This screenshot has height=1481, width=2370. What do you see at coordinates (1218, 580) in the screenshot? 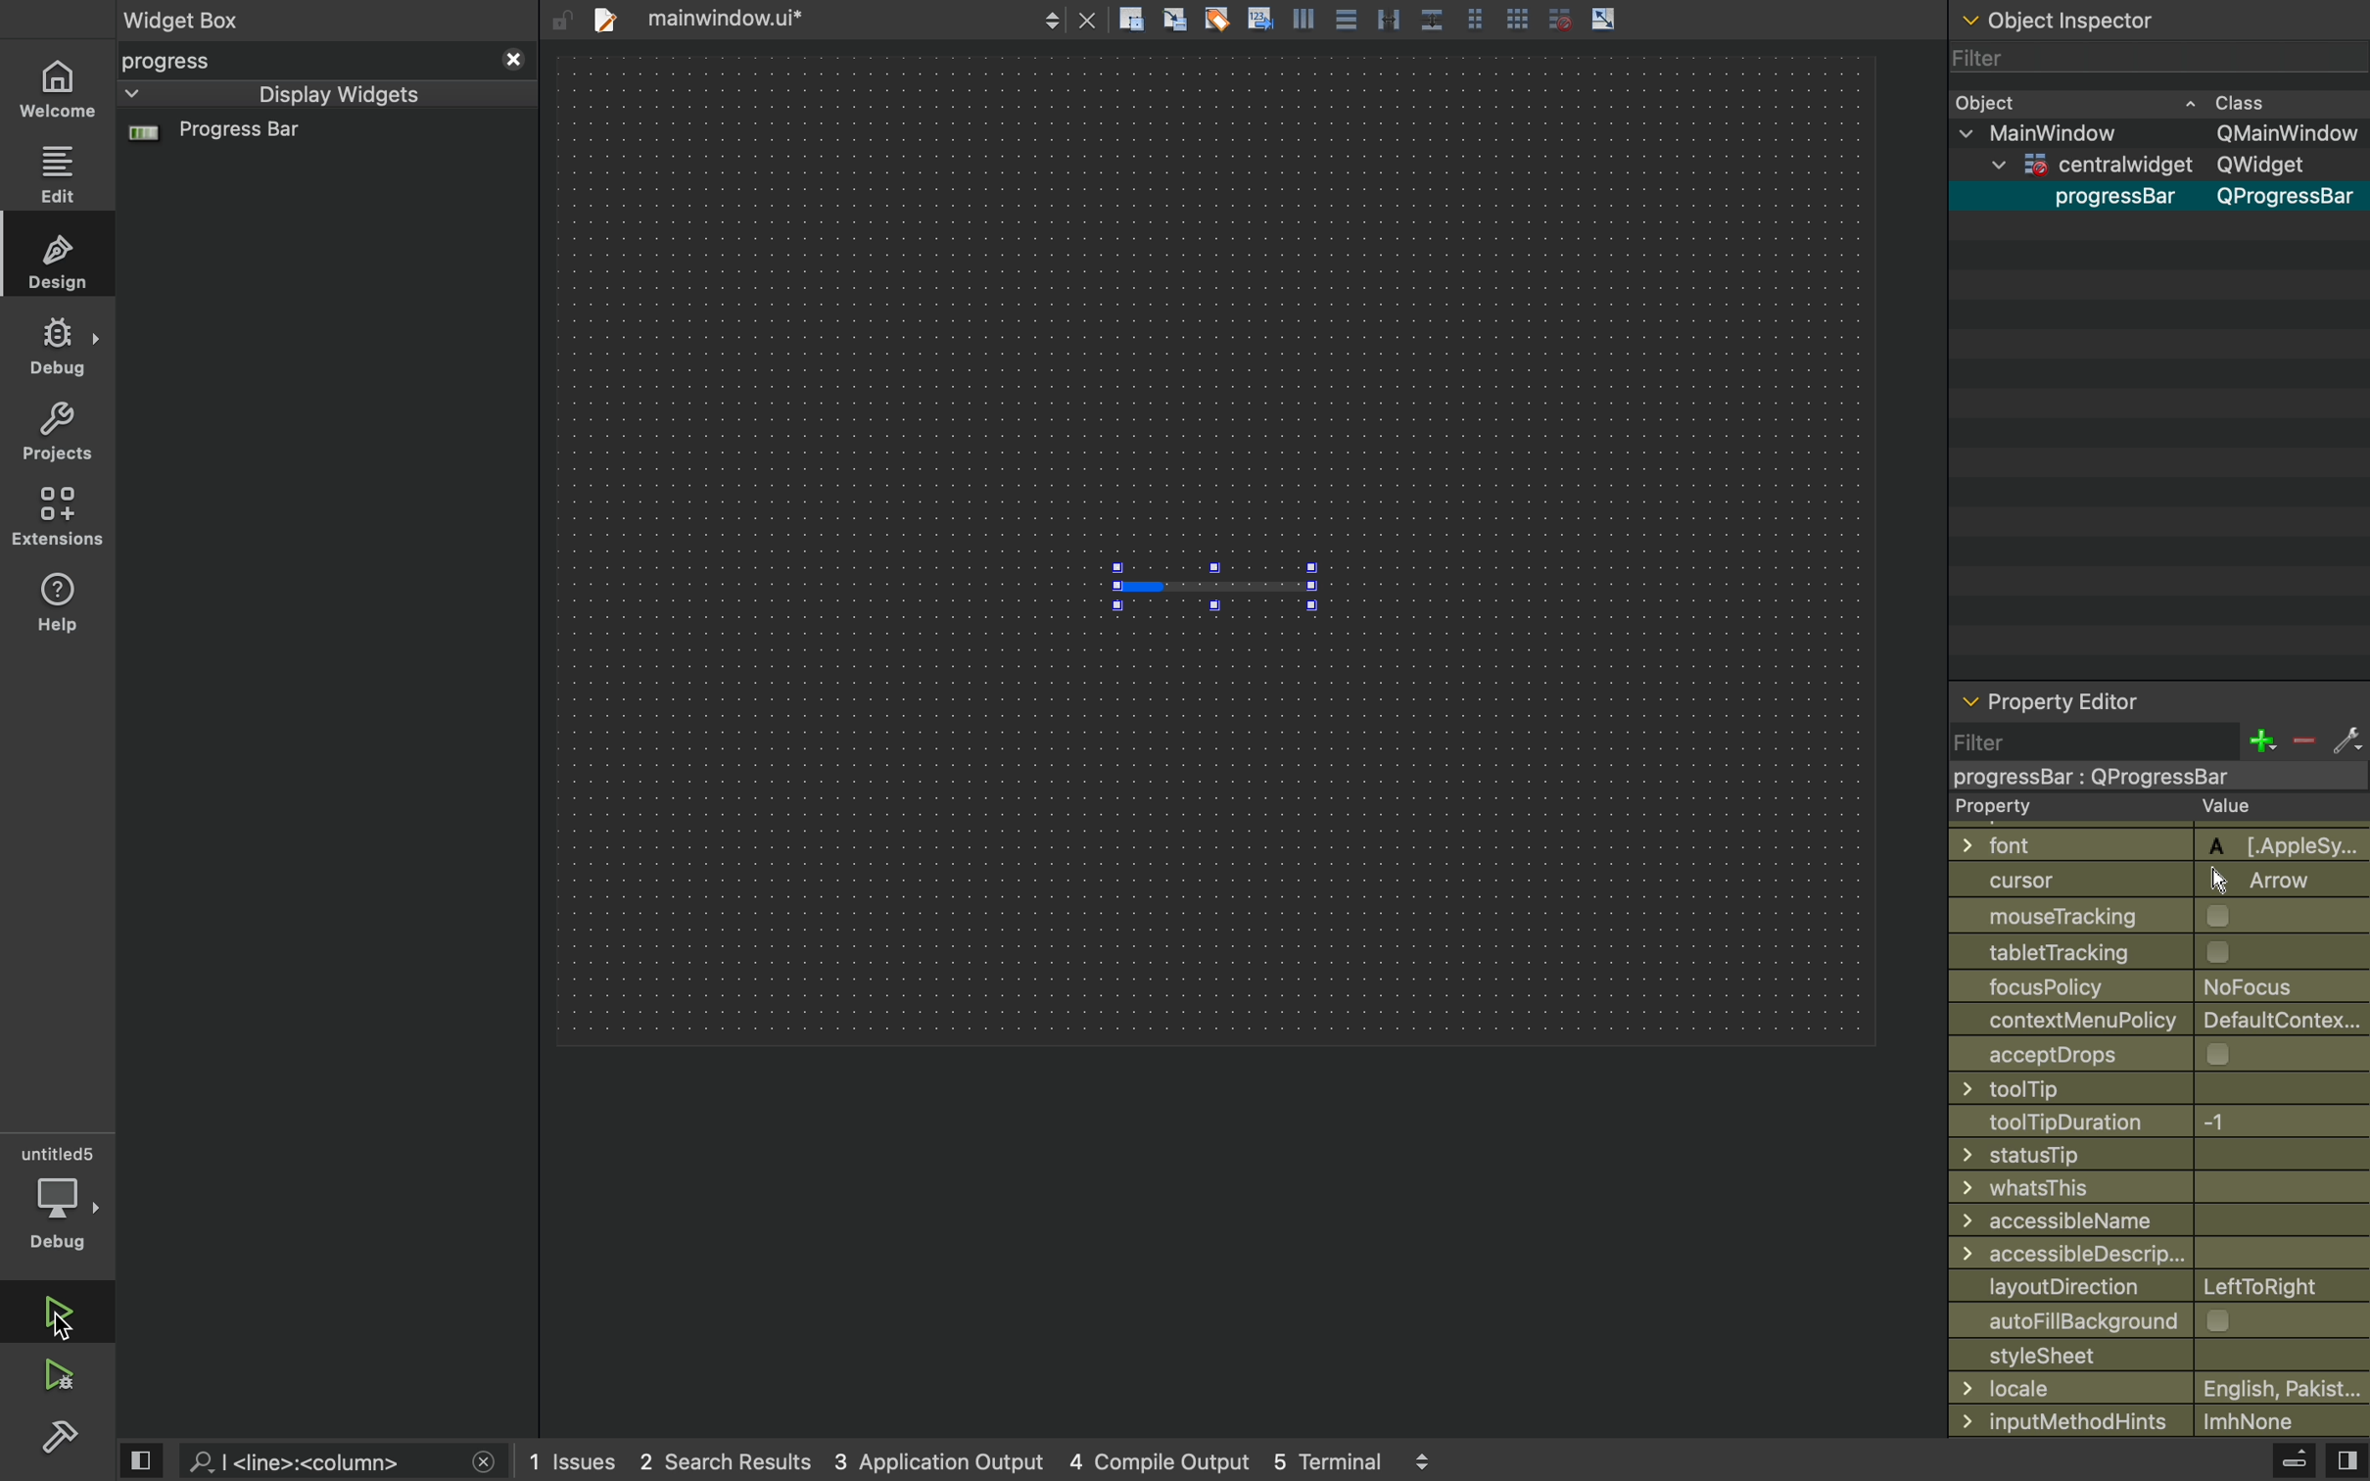
I see `progressbar` at bounding box center [1218, 580].